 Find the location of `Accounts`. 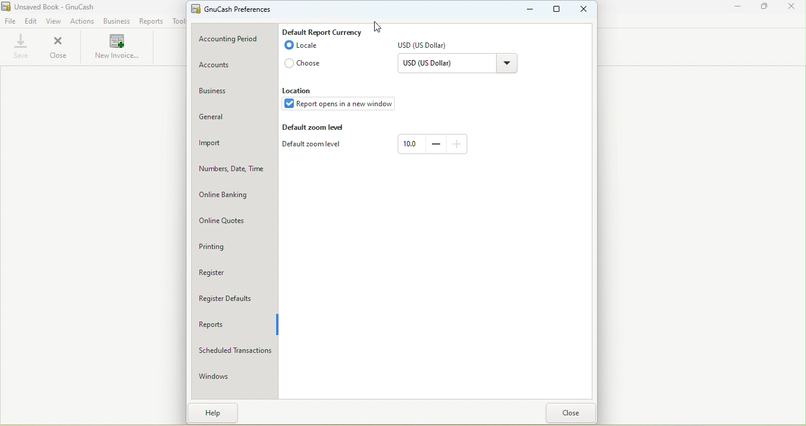

Accounts is located at coordinates (233, 65).